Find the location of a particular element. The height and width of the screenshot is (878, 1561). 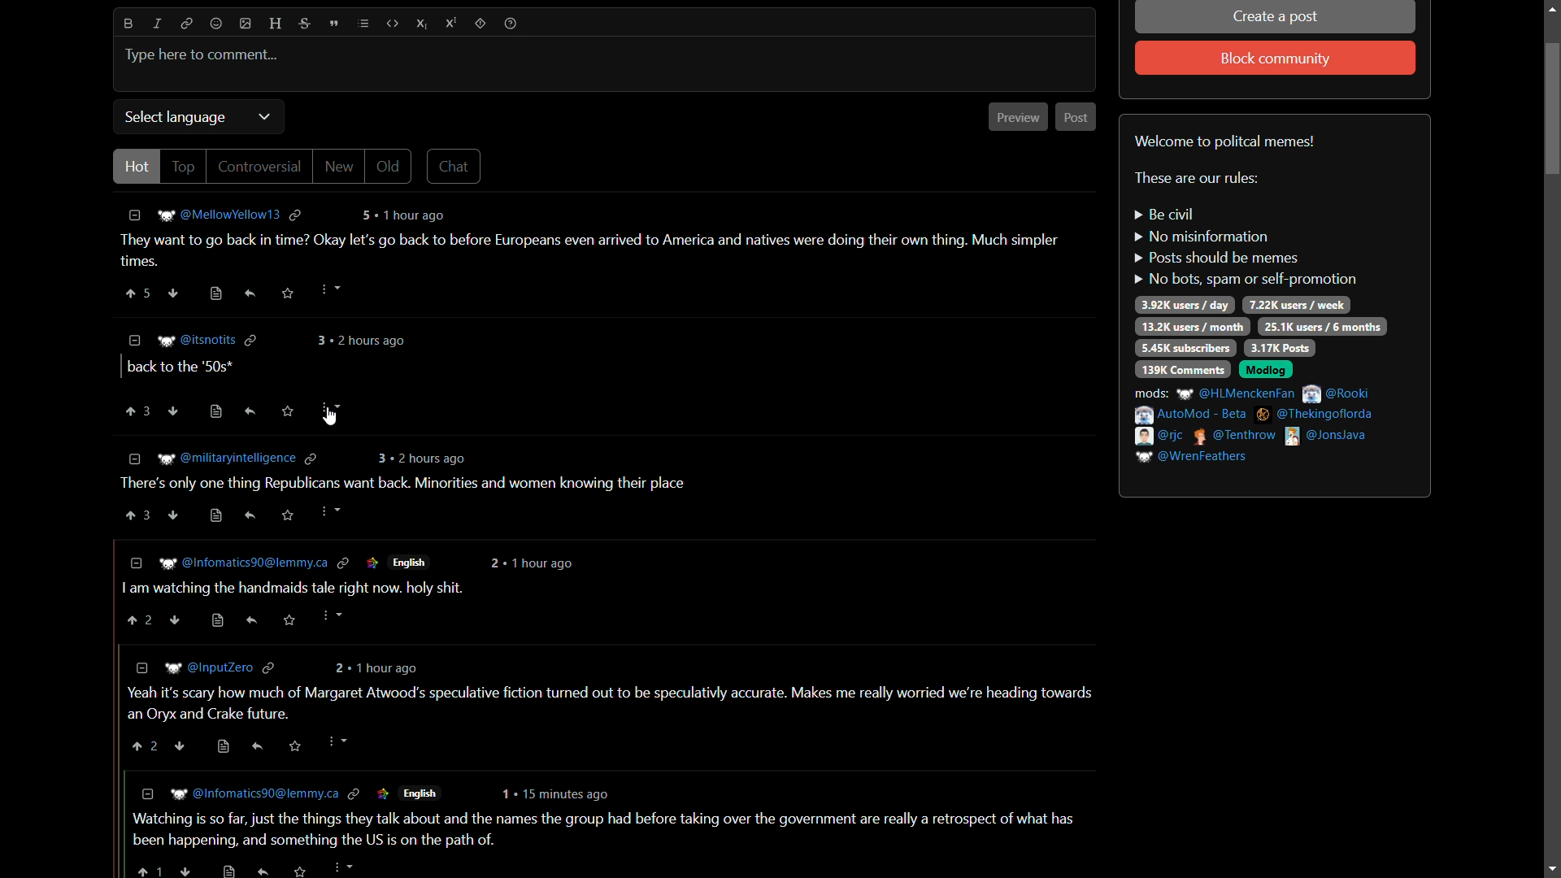

post is located at coordinates (1077, 118).